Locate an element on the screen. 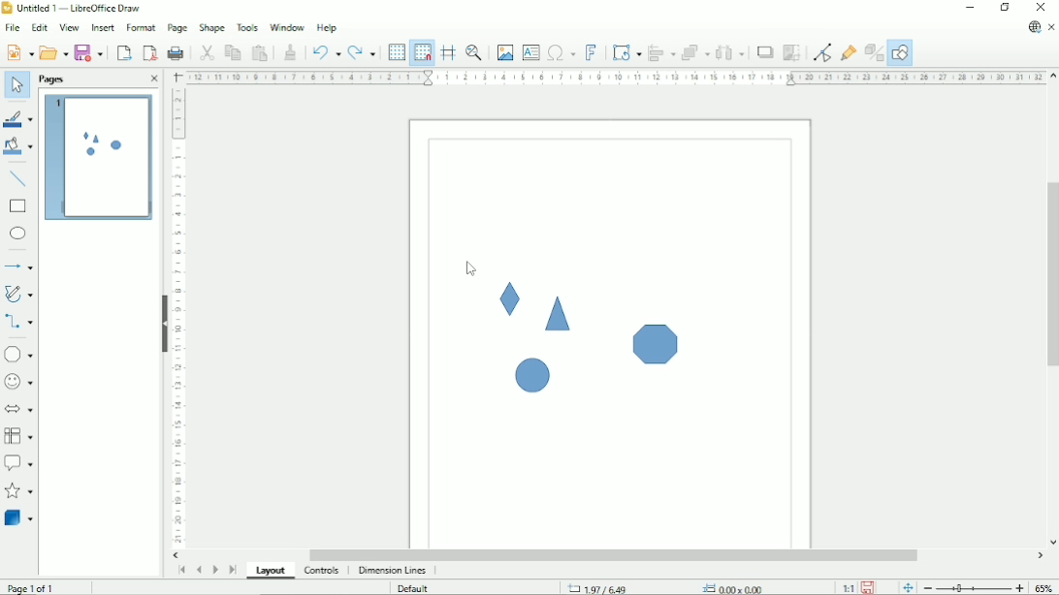 Image resolution: width=1059 pixels, height=595 pixels. Horizontal scroll button is located at coordinates (177, 554).